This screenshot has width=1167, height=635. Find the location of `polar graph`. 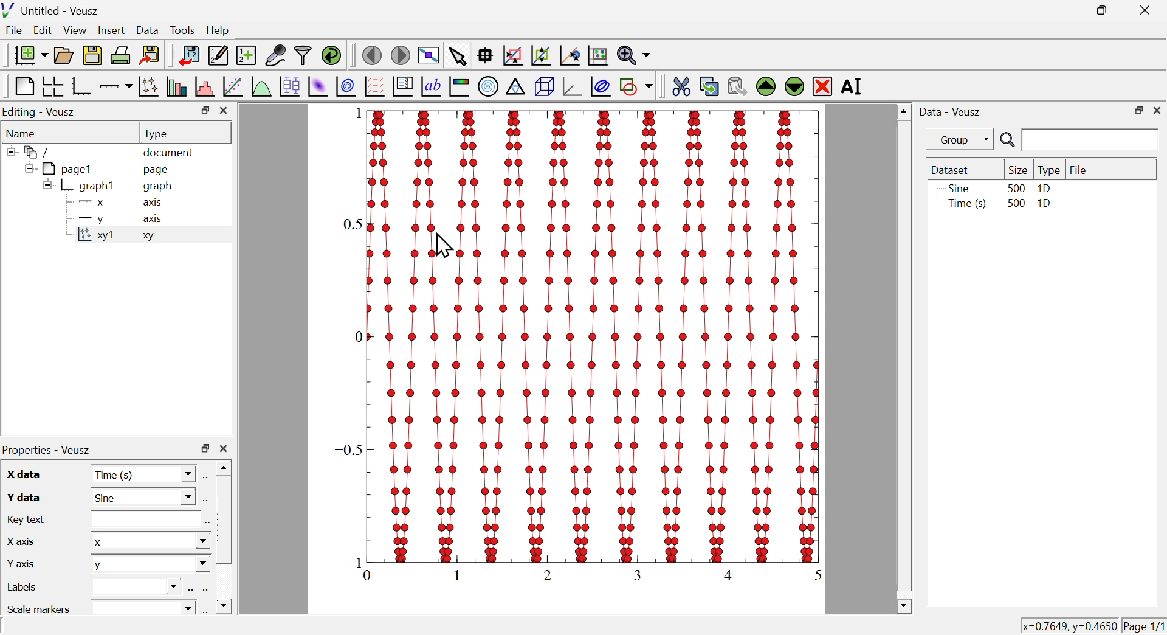

polar graph is located at coordinates (489, 87).